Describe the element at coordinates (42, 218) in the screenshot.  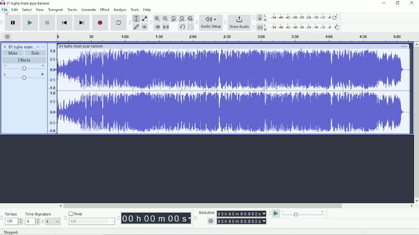
I see `Time Signature` at that location.